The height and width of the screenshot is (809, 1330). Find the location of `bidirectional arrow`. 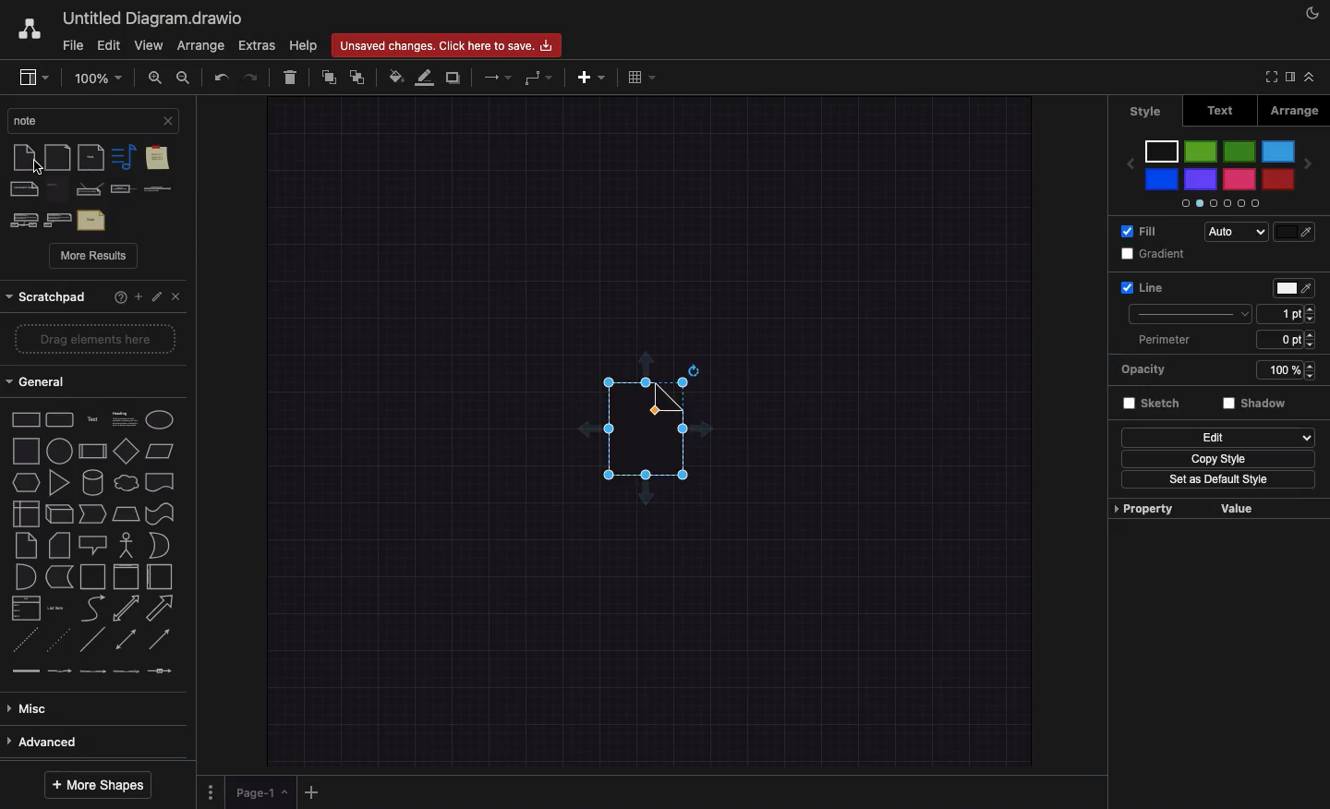

bidirectional arrow is located at coordinates (126, 608).